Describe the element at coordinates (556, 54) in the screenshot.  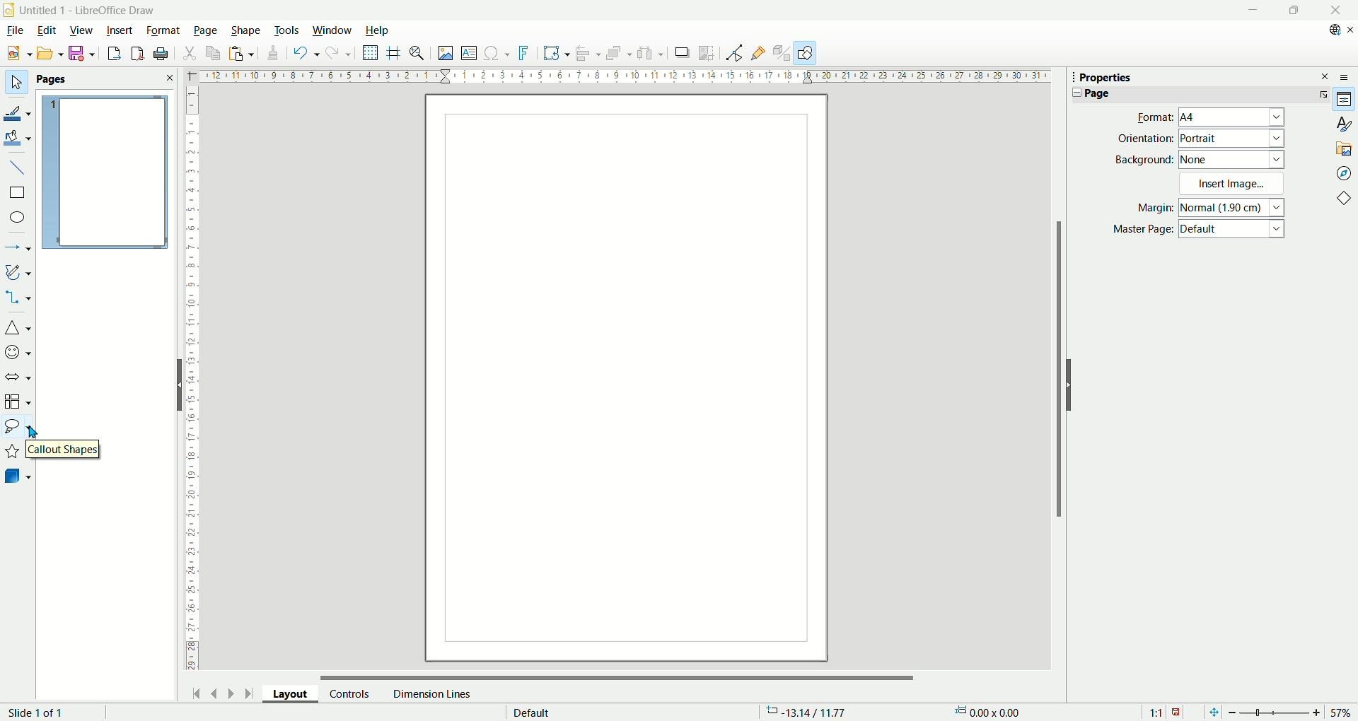
I see `fontwork text` at that location.